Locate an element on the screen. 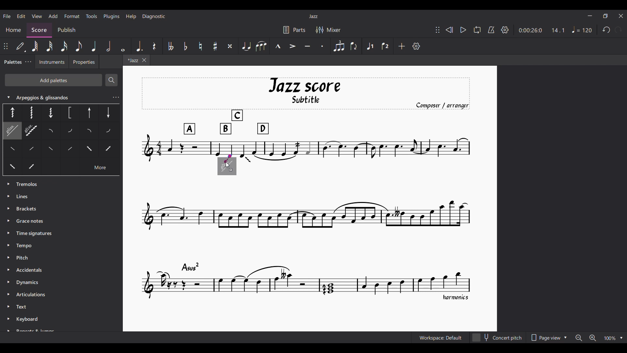 This screenshot has width=627, height=353. Edit menu is located at coordinates (21, 16).